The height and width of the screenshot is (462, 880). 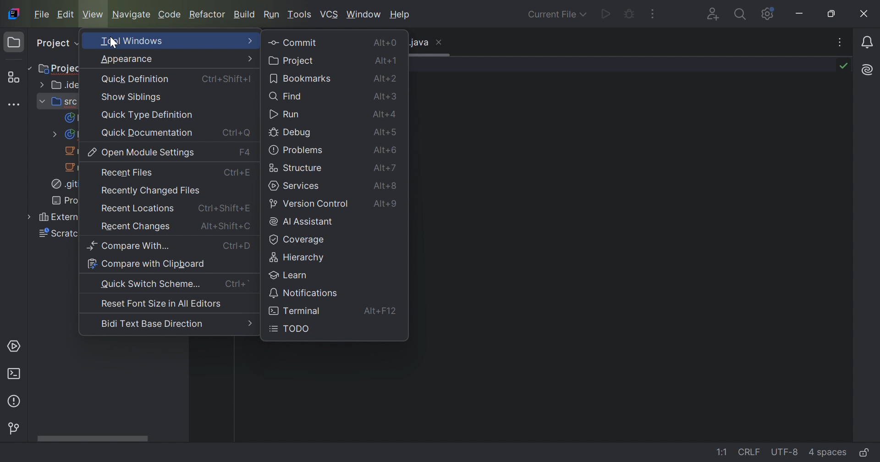 What do you see at coordinates (15, 374) in the screenshot?
I see `Terminal` at bounding box center [15, 374].